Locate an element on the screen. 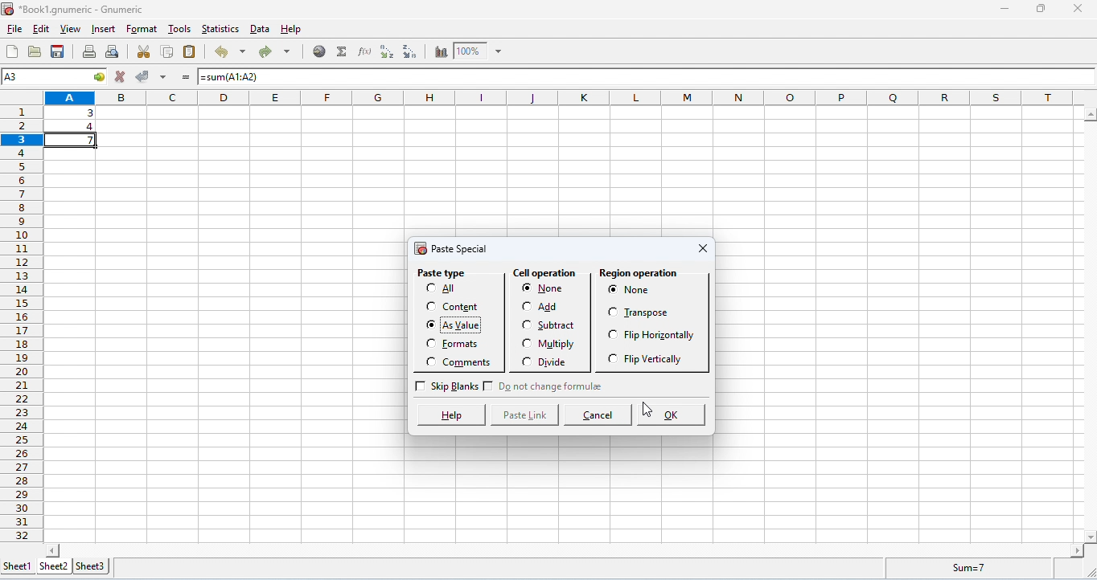 Image resolution: width=1097 pixels, height=580 pixels. format is located at coordinates (142, 30).